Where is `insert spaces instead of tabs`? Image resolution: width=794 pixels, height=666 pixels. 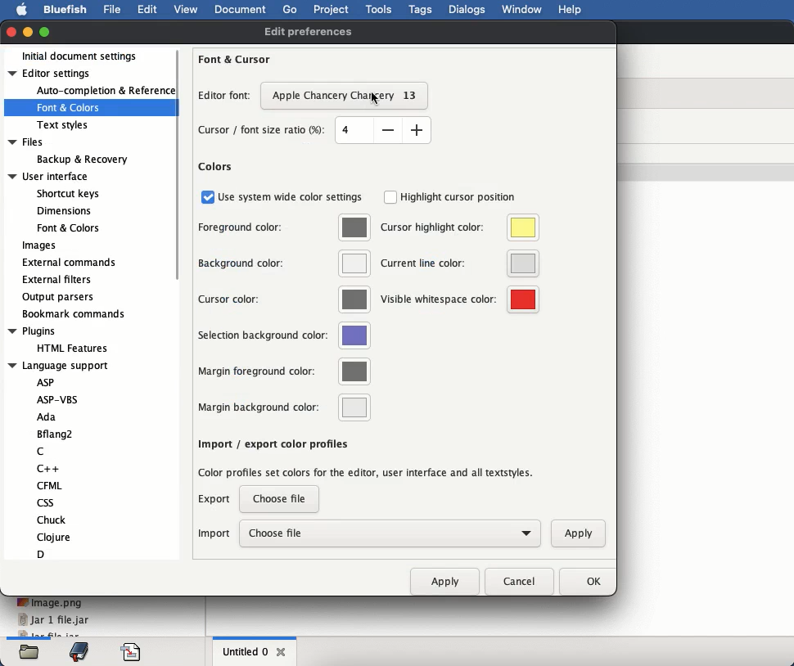
insert spaces instead of tabs is located at coordinates (282, 443).